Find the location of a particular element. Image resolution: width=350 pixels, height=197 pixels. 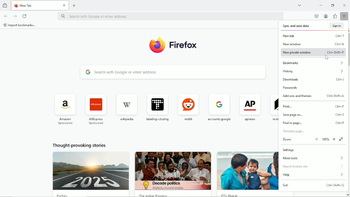

go forward is located at coordinates (15, 16).